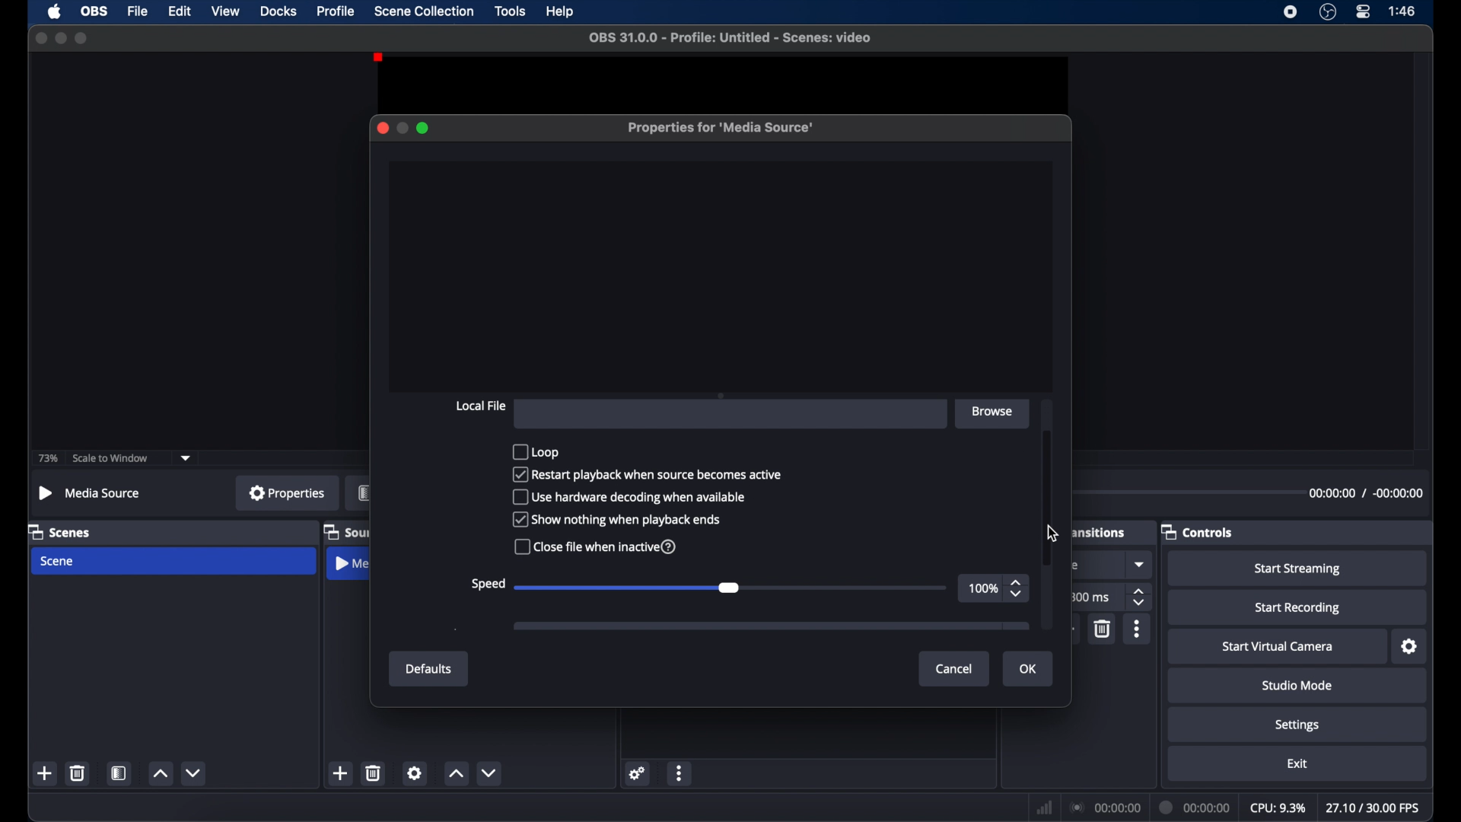 This screenshot has height=822, width=1461. Describe the element at coordinates (631, 498) in the screenshot. I see `use hardware decoding when available` at that location.